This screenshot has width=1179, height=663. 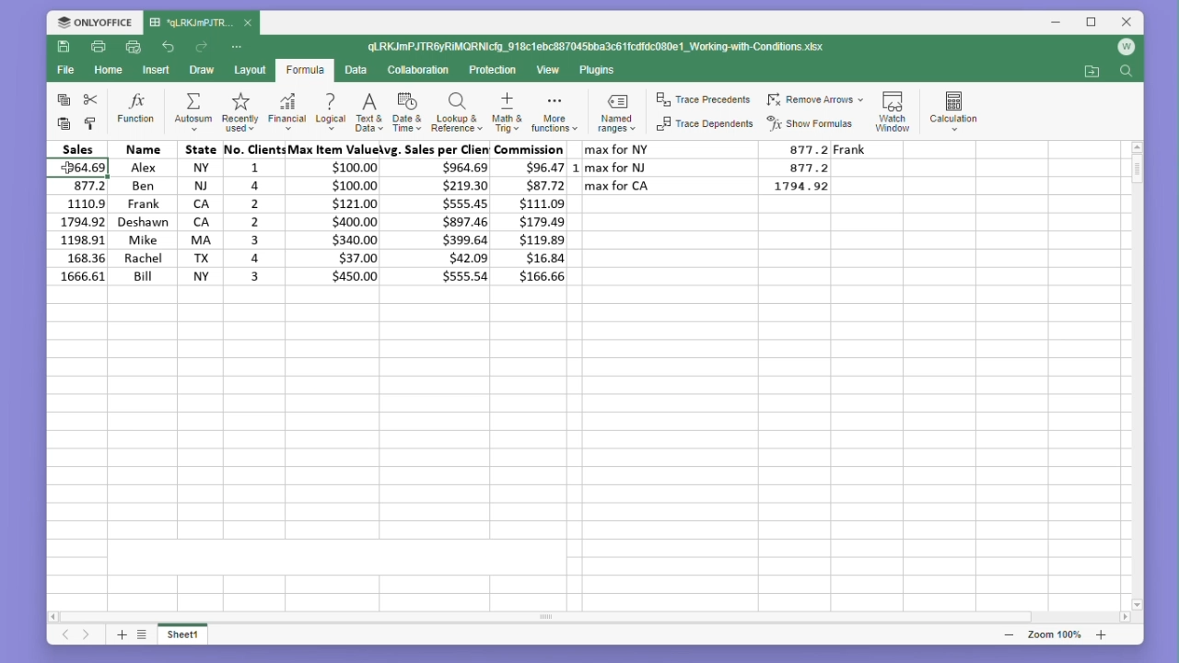 What do you see at coordinates (90, 124) in the screenshot?
I see `Format painter` at bounding box center [90, 124].